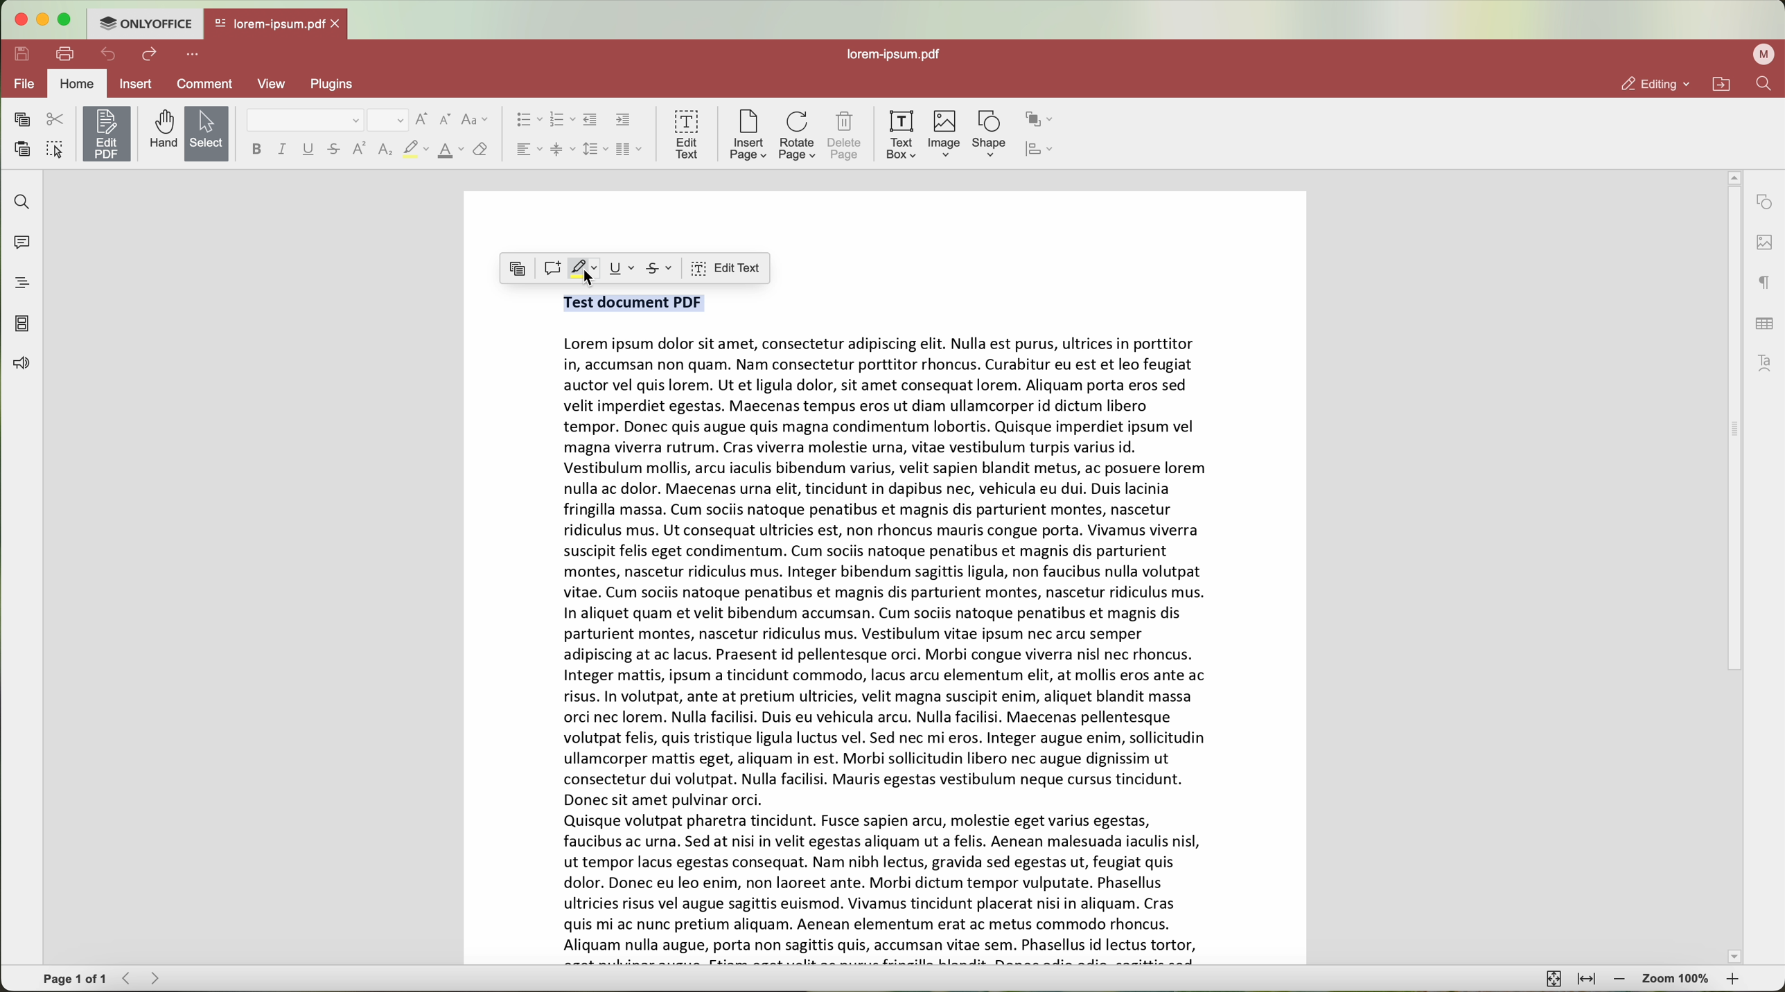 The image size is (1785, 992). Describe the element at coordinates (585, 273) in the screenshot. I see `highlight color` at that location.